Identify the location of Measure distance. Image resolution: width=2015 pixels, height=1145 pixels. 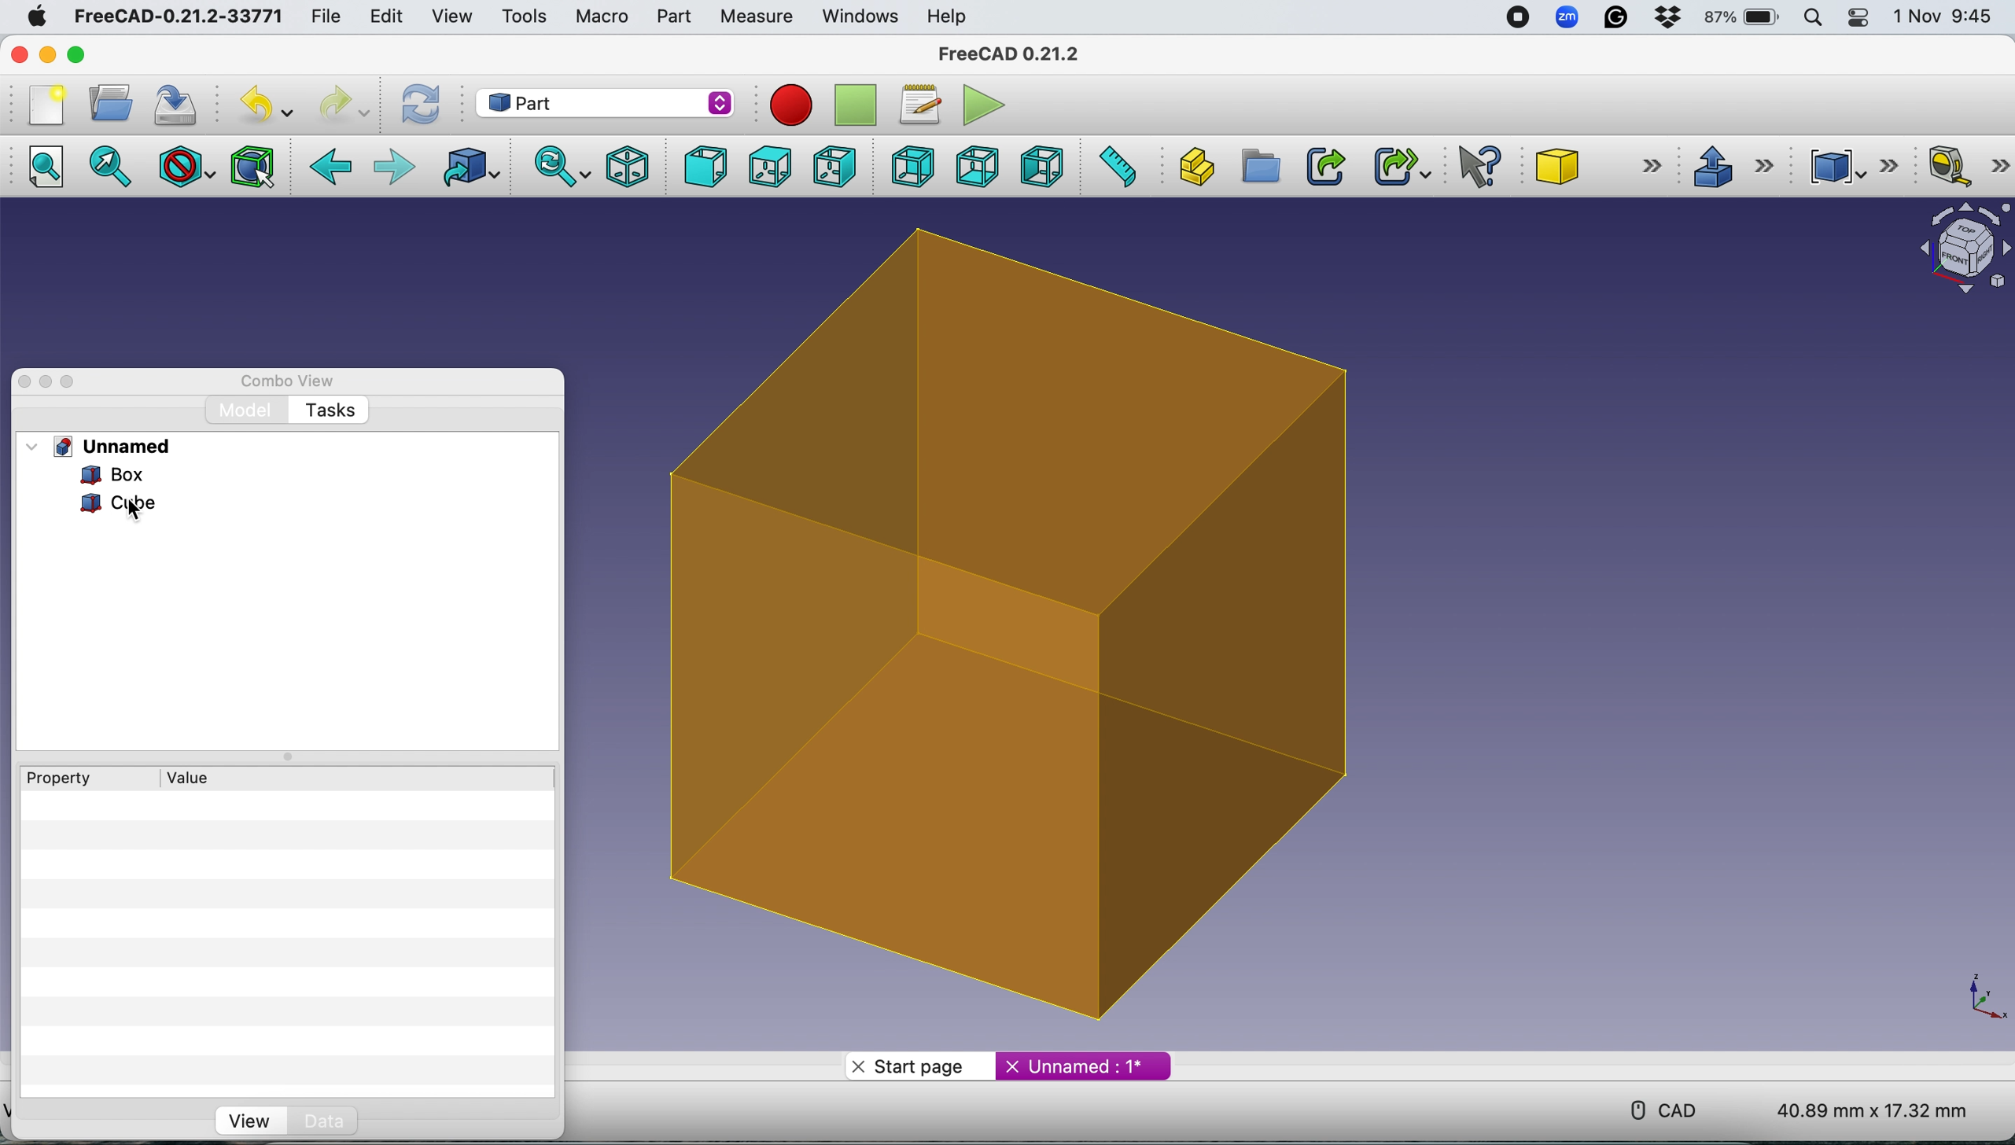
(1115, 164).